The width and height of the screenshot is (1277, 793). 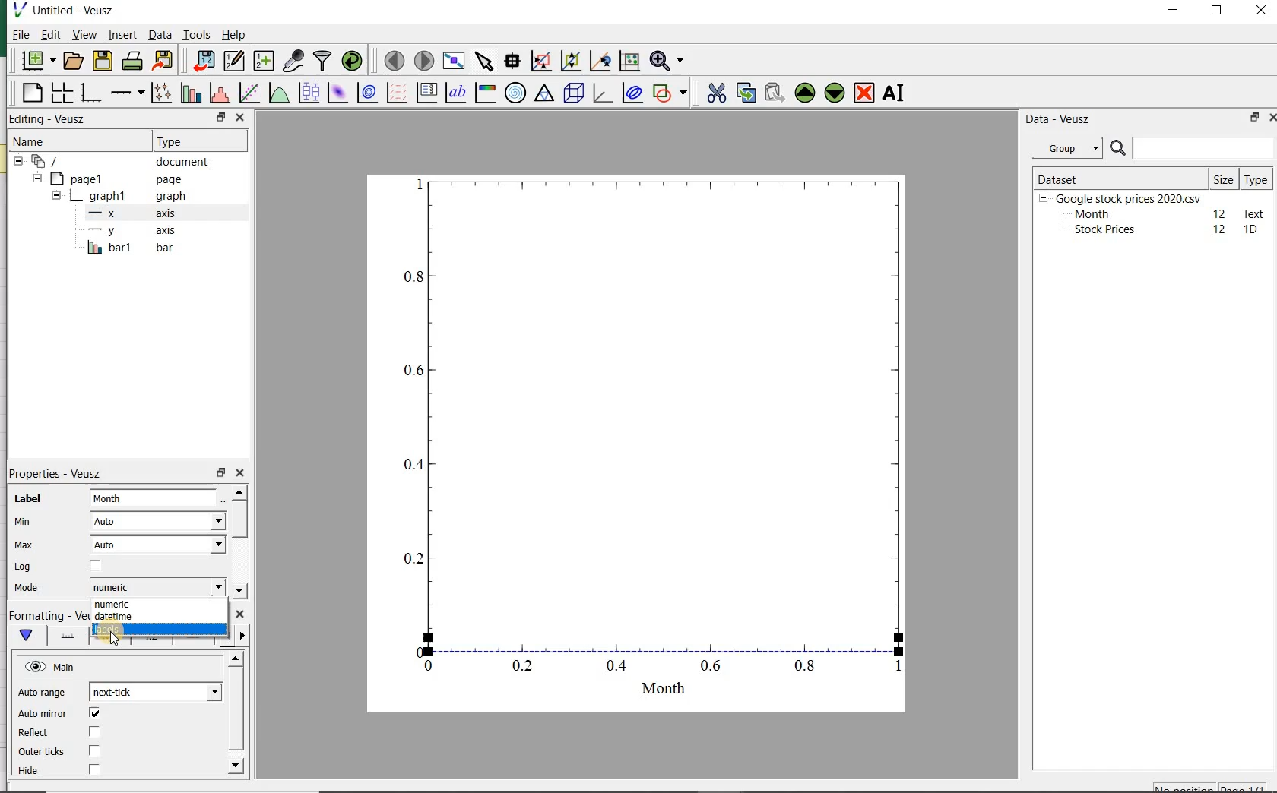 I want to click on numeric, so click(x=155, y=586).